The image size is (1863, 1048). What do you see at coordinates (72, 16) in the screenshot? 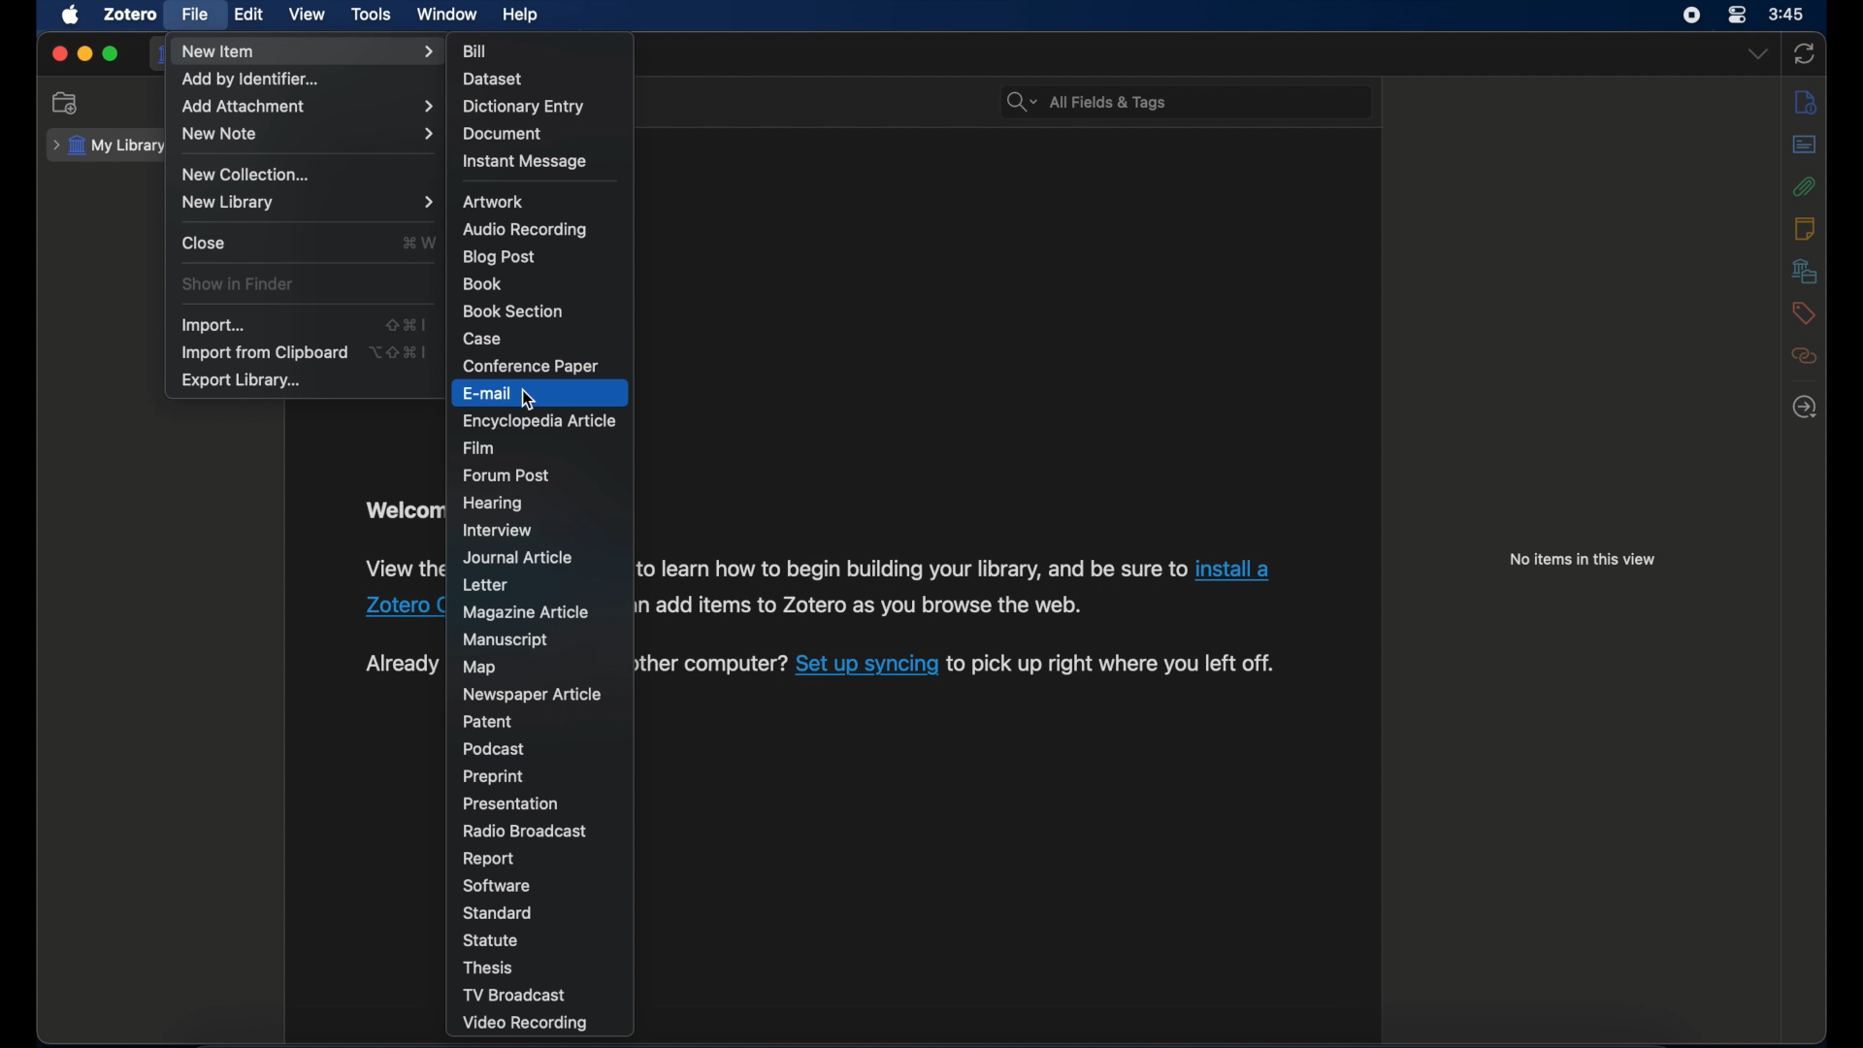
I see `apple` at bounding box center [72, 16].